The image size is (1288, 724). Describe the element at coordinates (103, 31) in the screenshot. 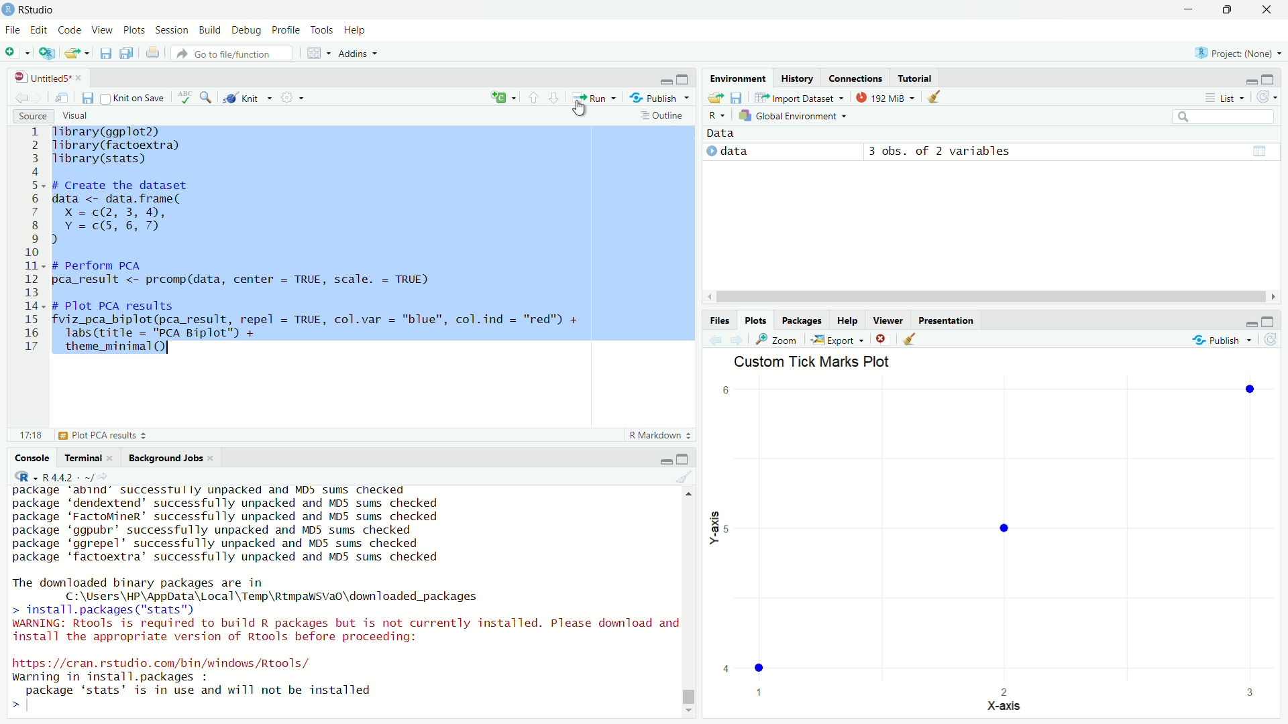

I see `View` at that location.